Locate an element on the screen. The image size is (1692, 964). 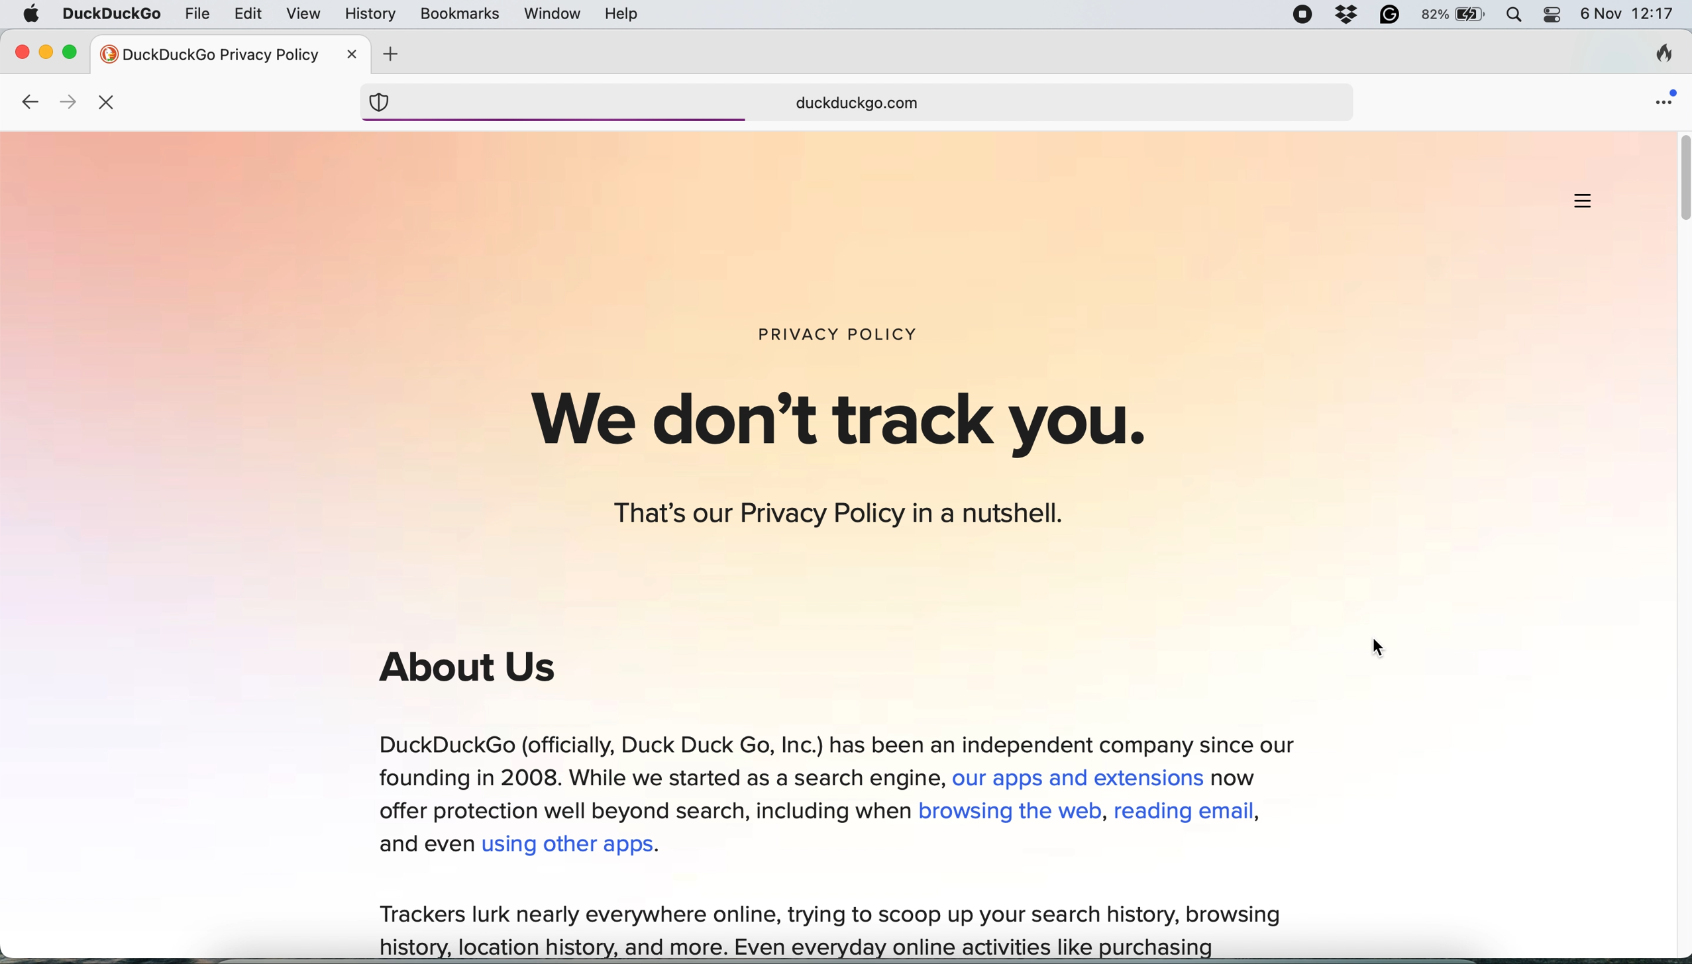
open application menu is located at coordinates (1658, 101).